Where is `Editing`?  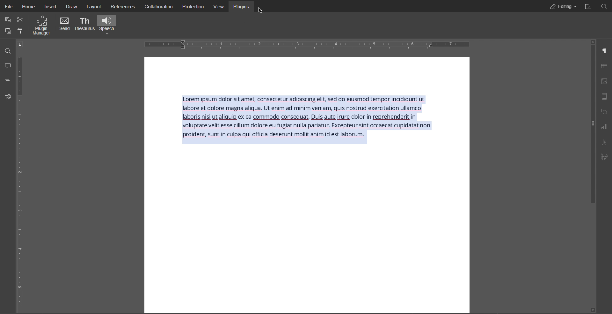
Editing is located at coordinates (562, 6).